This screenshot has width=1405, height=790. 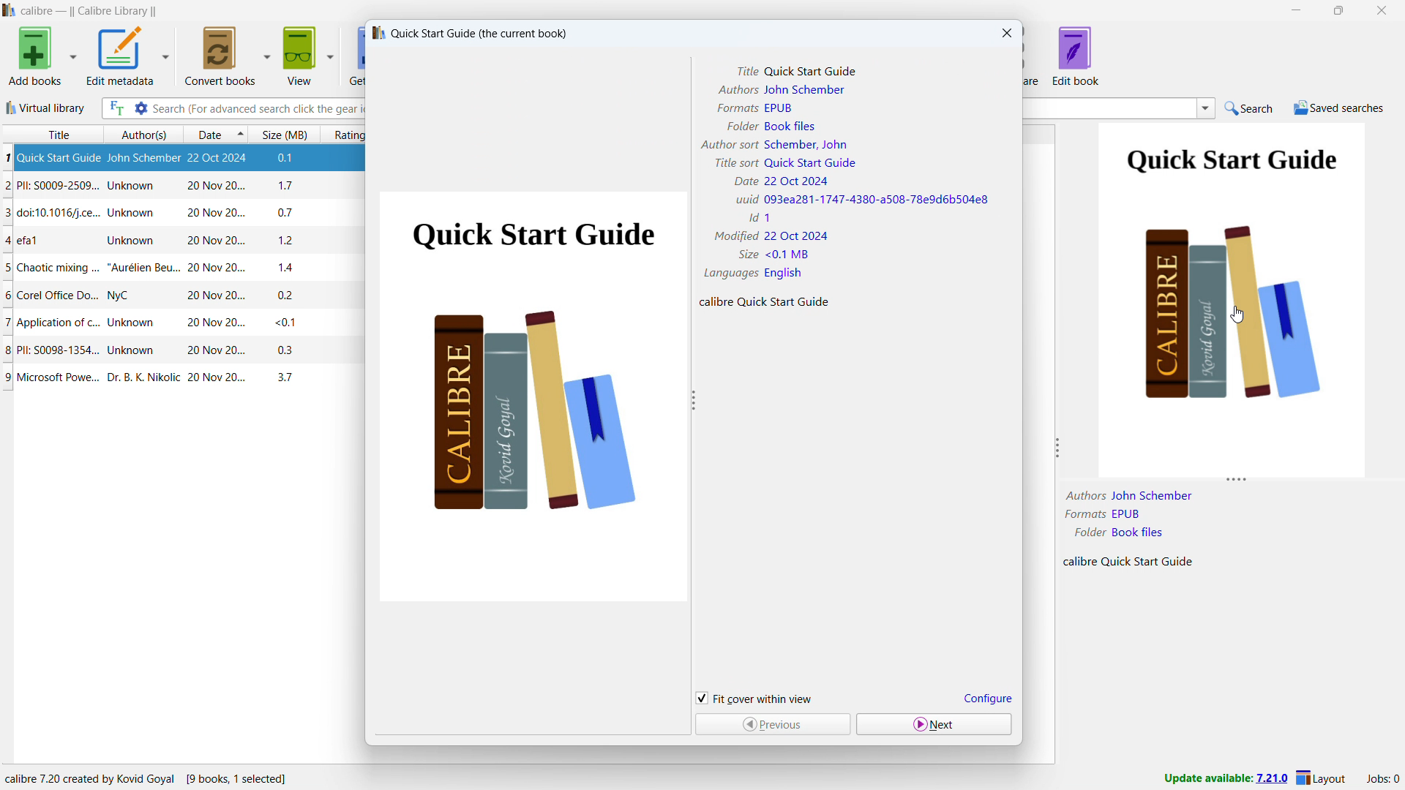 I want to click on Title, so click(x=748, y=72).